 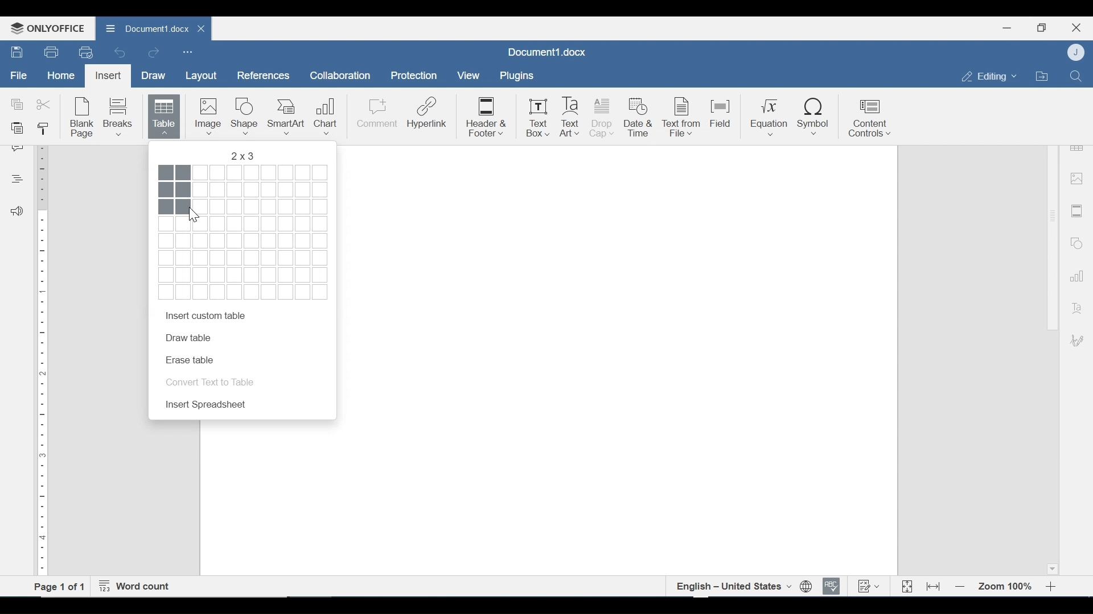 What do you see at coordinates (61, 76) in the screenshot?
I see `Home` at bounding box center [61, 76].